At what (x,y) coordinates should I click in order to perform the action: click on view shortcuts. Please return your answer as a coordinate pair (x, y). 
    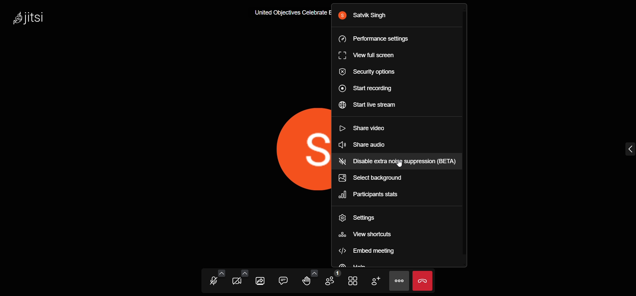
    Looking at the image, I should click on (371, 234).